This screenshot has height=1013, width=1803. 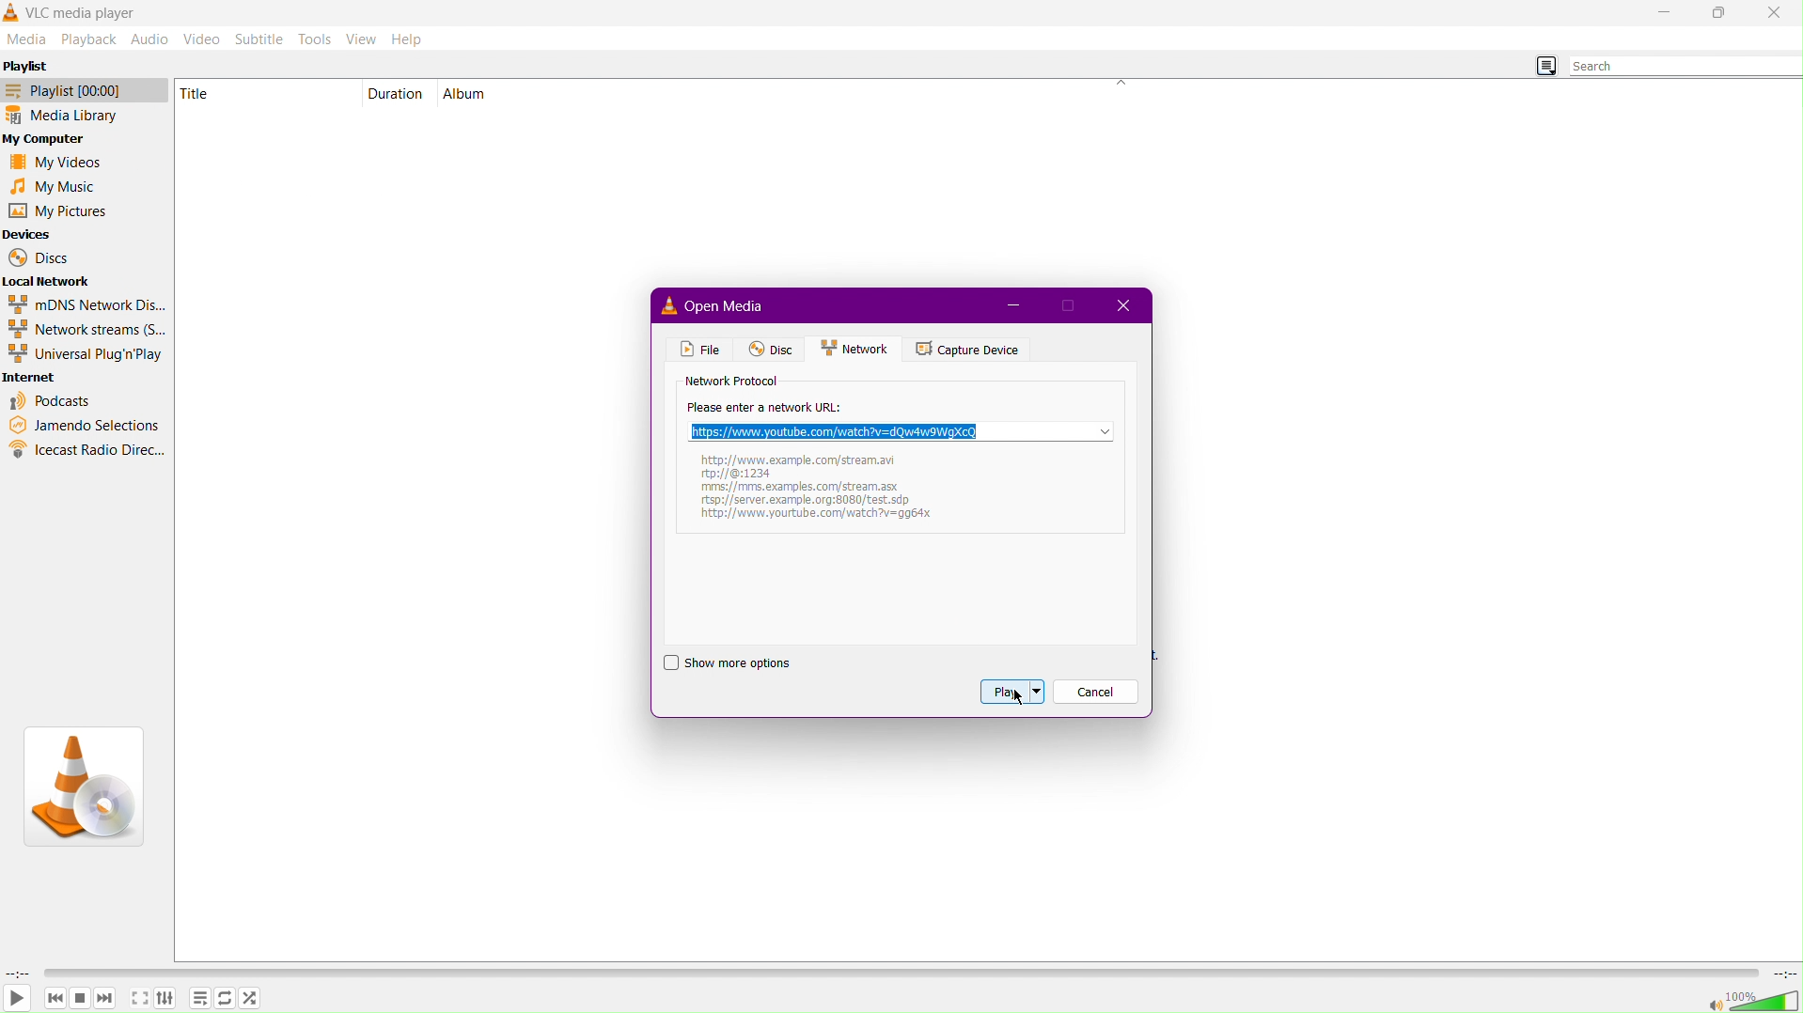 What do you see at coordinates (90, 39) in the screenshot?
I see `Playback` at bounding box center [90, 39].